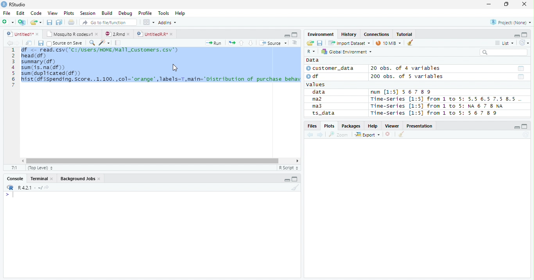 This screenshot has height=280, width=534. I want to click on Maximize, so click(296, 179).